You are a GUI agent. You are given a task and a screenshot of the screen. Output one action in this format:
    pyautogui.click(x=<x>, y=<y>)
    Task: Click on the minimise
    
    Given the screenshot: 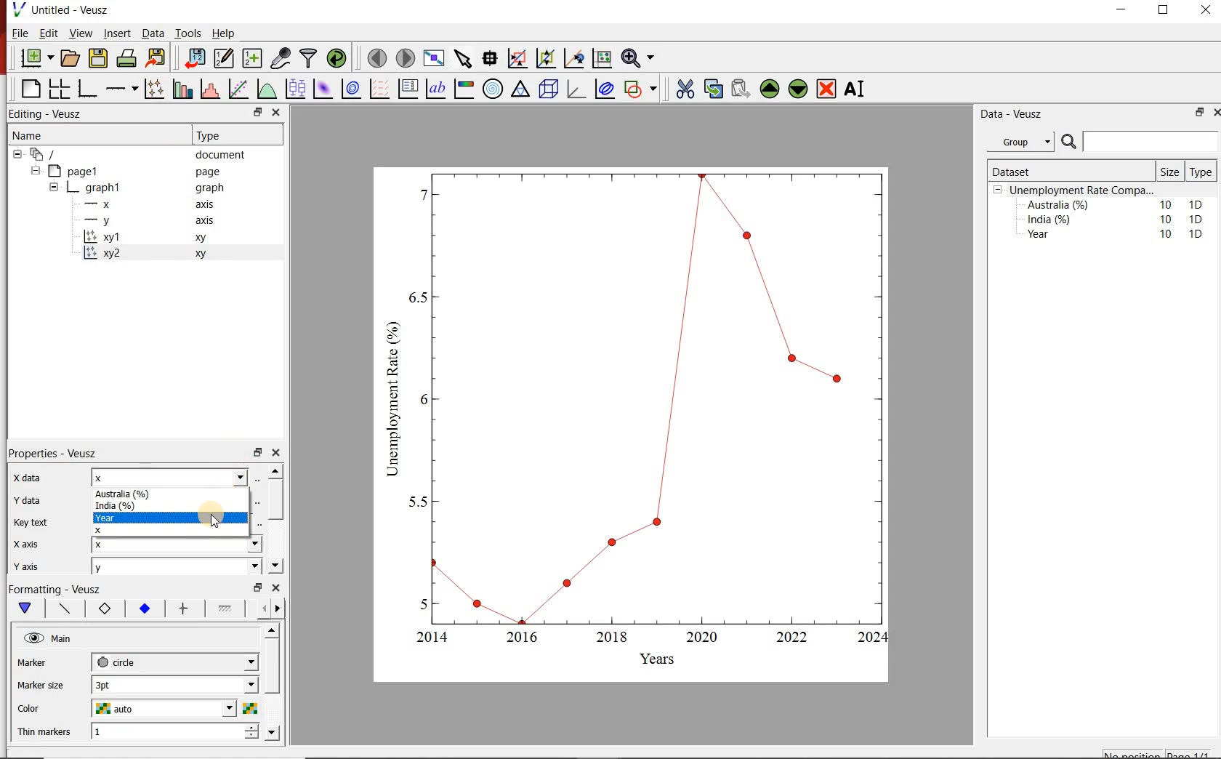 What is the action you would take?
    pyautogui.click(x=1125, y=13)
    